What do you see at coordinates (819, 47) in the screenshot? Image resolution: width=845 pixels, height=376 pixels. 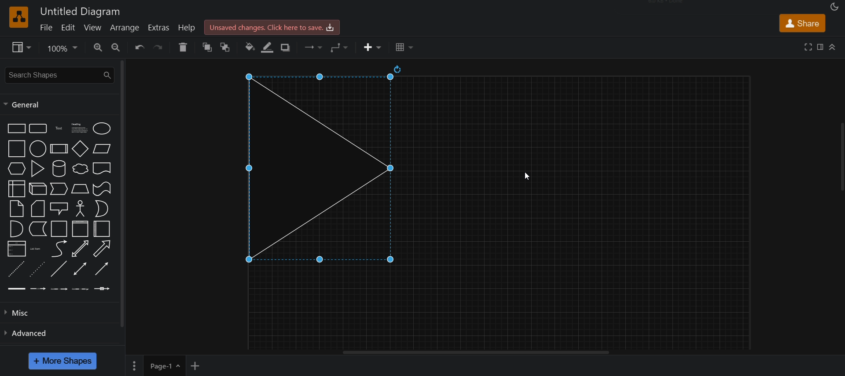 I see `format` at bounding box center [819, 47].